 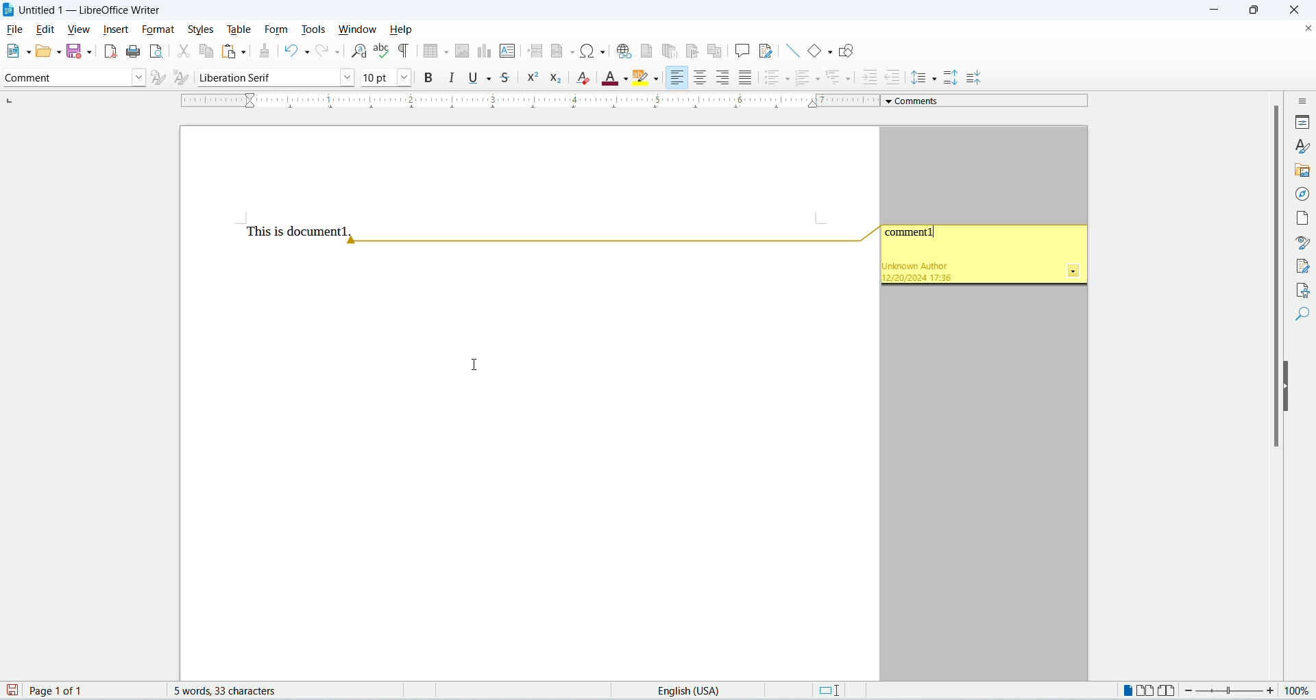 What do you see at coordinates (716, 52) in the screenshot?
I see `inert cross reference` at bounding box center [716, 52].